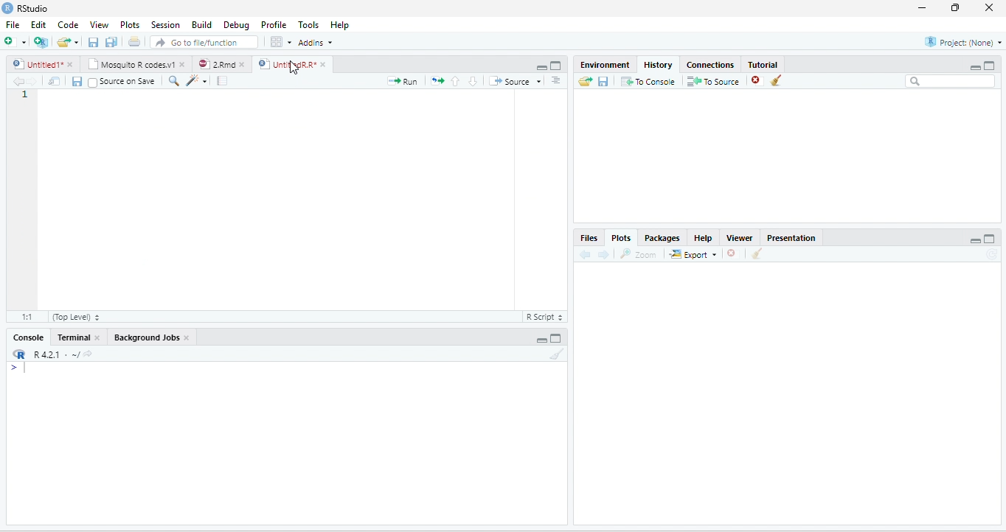 Image resolution: width=1006 pixels, height=532 pixels. What do you see at coordinates (711, 64) in the screenshot?
I see `Connections` at bounding box center [711, 64].